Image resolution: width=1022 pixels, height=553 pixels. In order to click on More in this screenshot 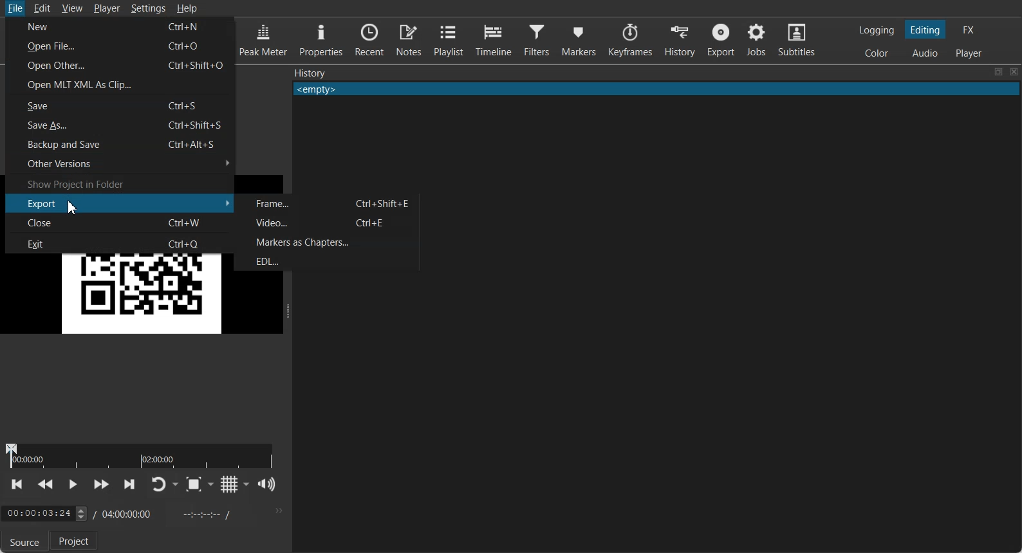, I will do `click(277, 511)`.